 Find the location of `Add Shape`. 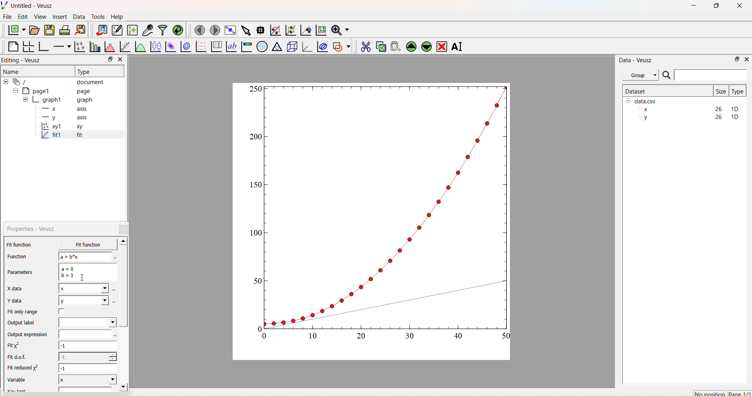

Add Shape is located at coordinates (341, 45).